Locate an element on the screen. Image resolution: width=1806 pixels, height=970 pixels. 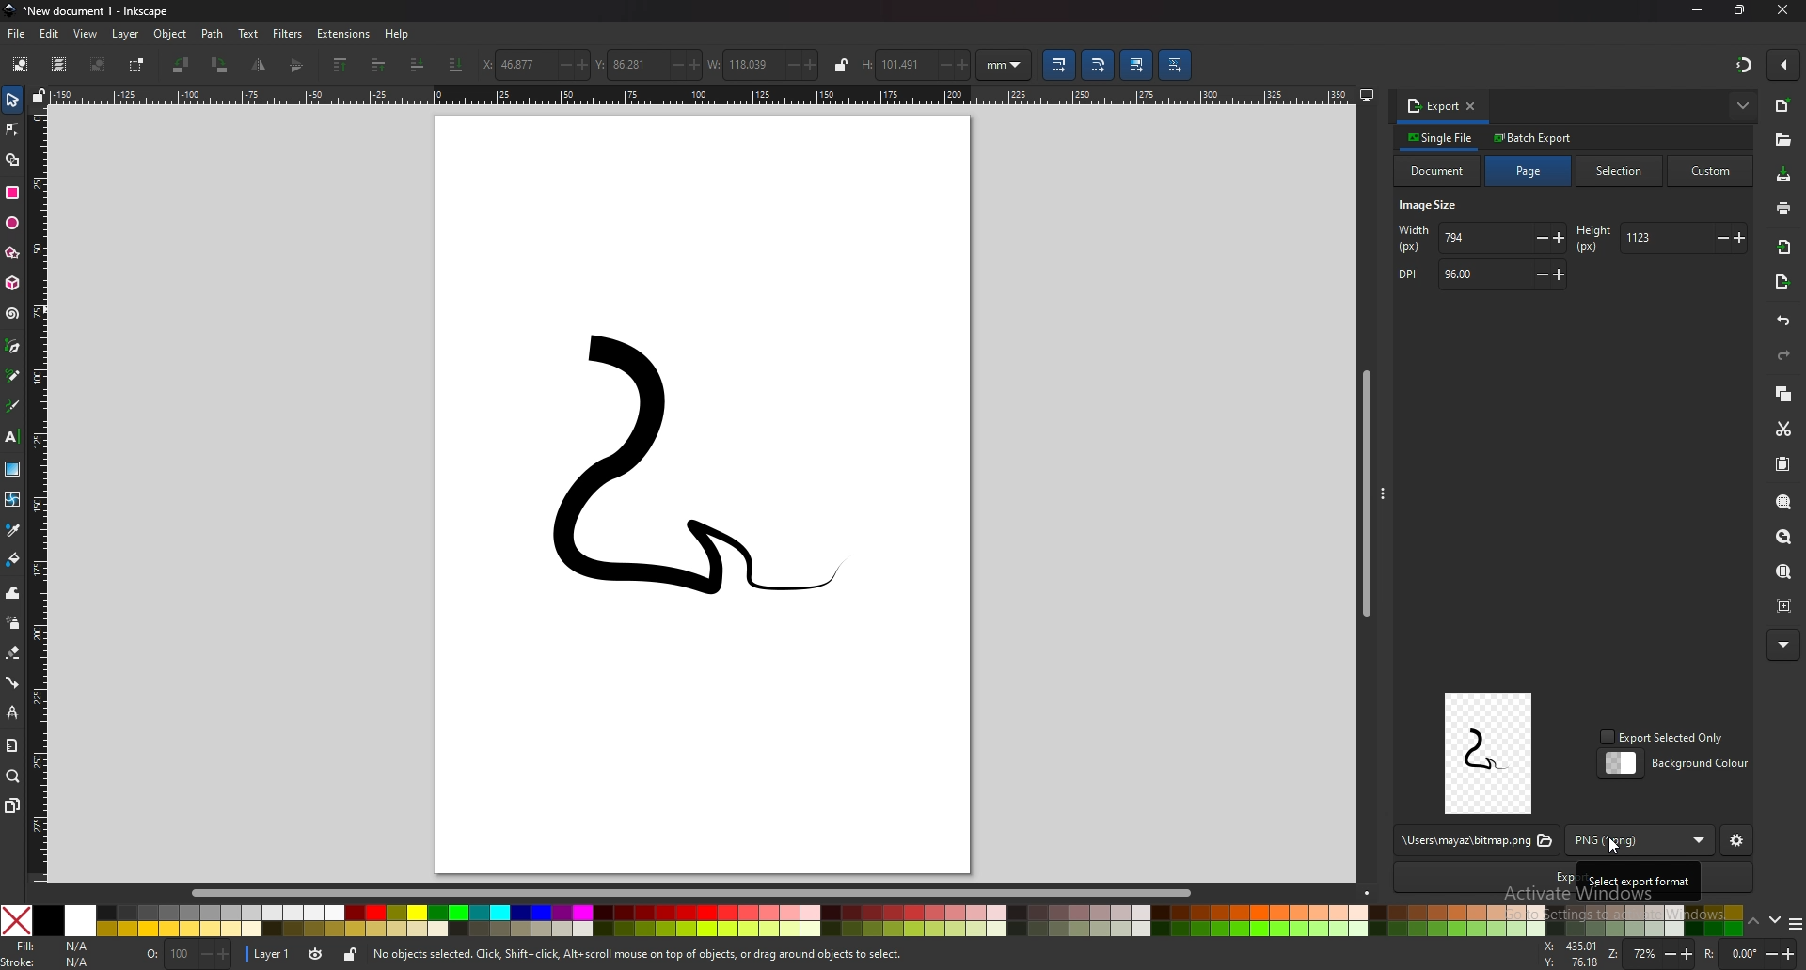
help is located at coordinates (398, 35).